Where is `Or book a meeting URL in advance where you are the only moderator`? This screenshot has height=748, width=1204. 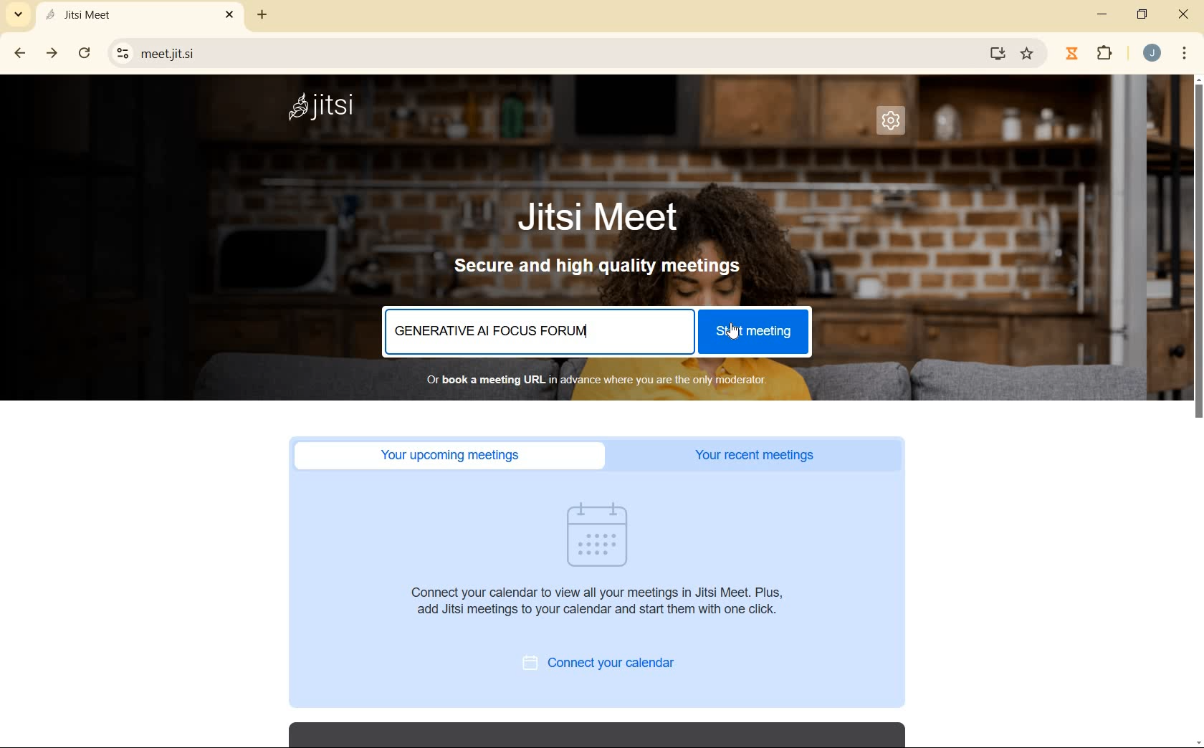
Or book a meeting URL in advance where you are the only moderator is located at coordinates (590, 380).